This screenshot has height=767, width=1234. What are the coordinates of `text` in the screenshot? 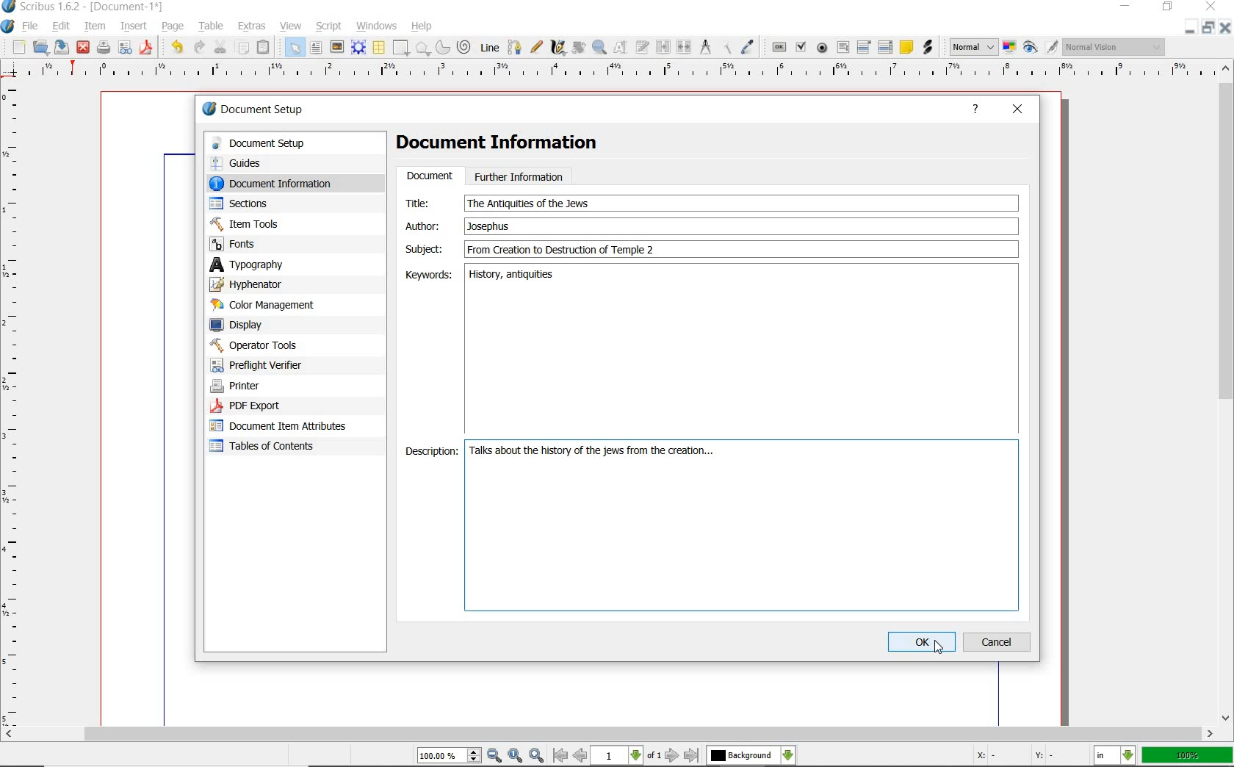 It's located at (528, 204).